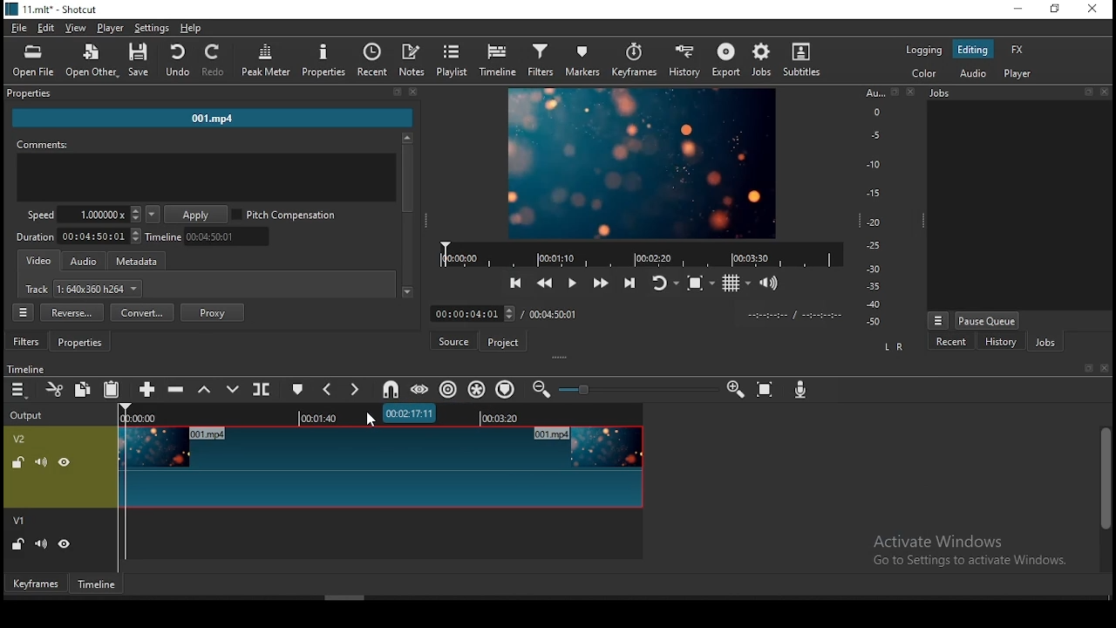  I want to click on CURRENT INPUT TIME, so click(472, 313).